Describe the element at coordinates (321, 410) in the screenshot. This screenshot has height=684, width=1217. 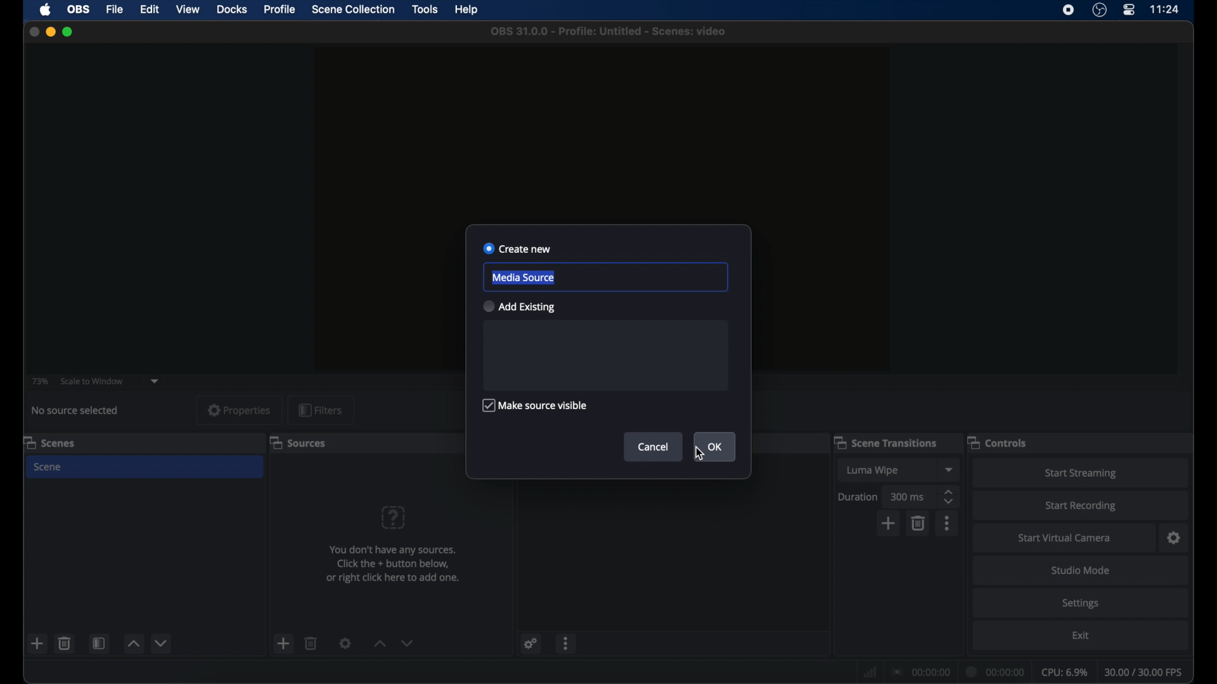
I see `filters` at that location.